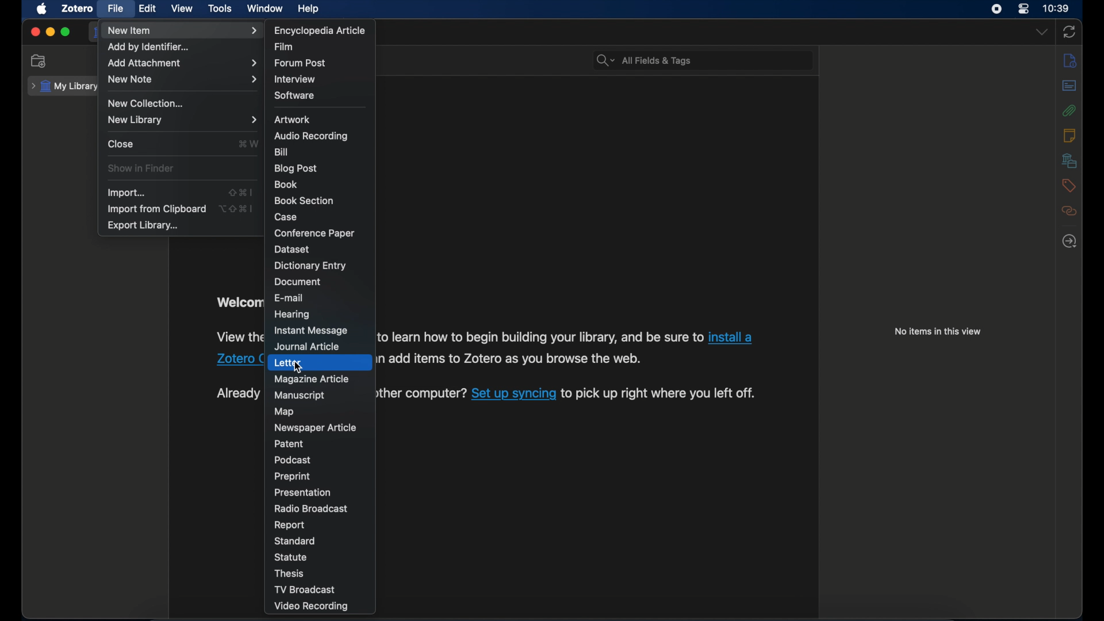 The image size is (1104, 621). What do you see at coordinates (116, 8) in the screenshot?
I see `file` at bounding box center [116, 8].